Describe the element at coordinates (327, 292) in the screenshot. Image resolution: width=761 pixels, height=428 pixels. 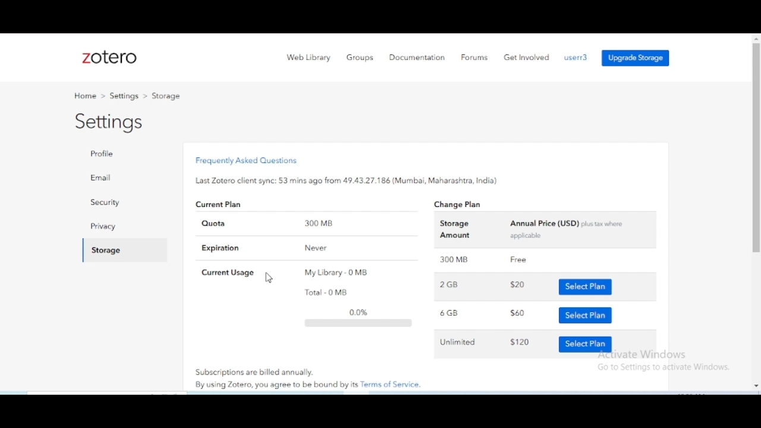
I see `total - 0 MB` at that location.